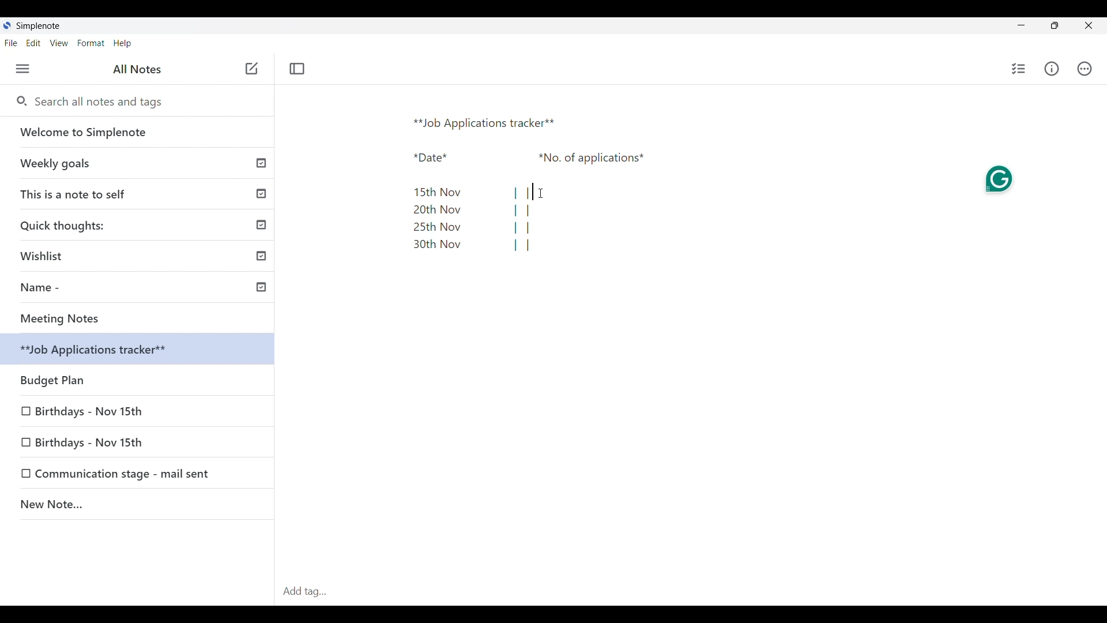  Describe the element at coordinates (138, 377) in the screenshot. I see ` Birthdays - Nov 15th` at that location.